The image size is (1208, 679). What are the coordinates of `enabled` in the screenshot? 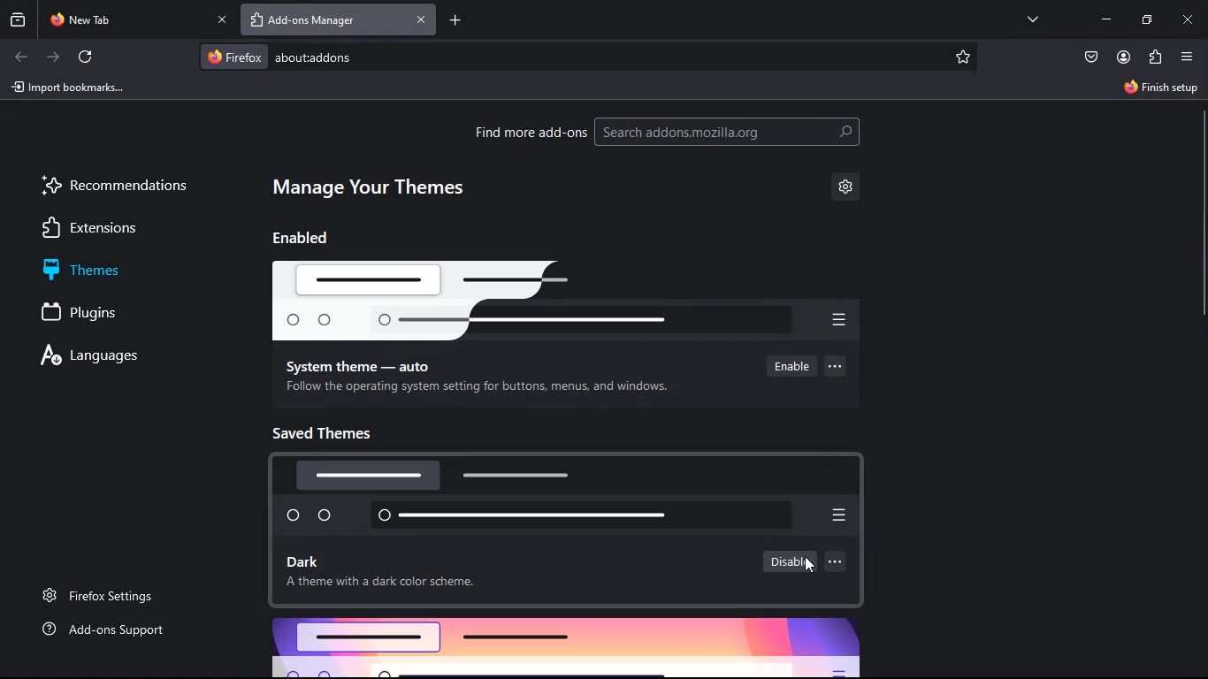 It's located at (318, 240).